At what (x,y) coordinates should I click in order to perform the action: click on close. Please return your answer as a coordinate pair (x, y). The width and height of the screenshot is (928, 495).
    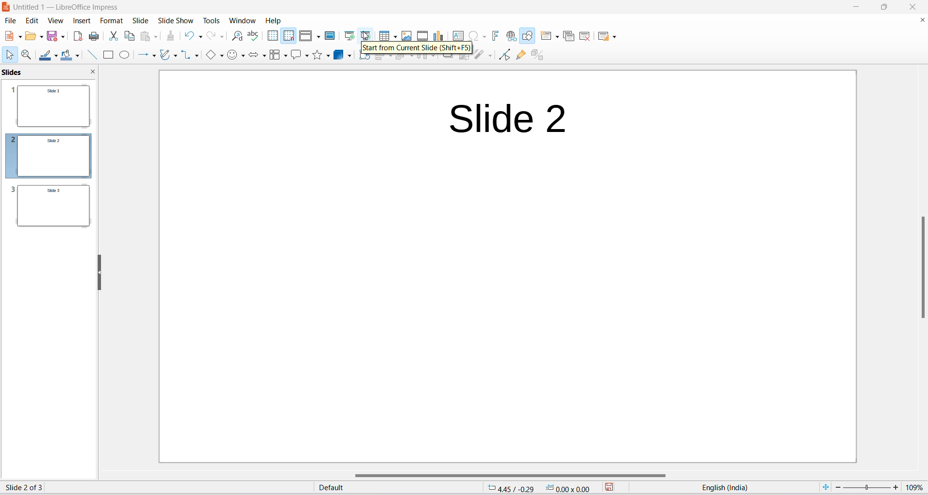
    Looking at the image, I should click on (916, 7).